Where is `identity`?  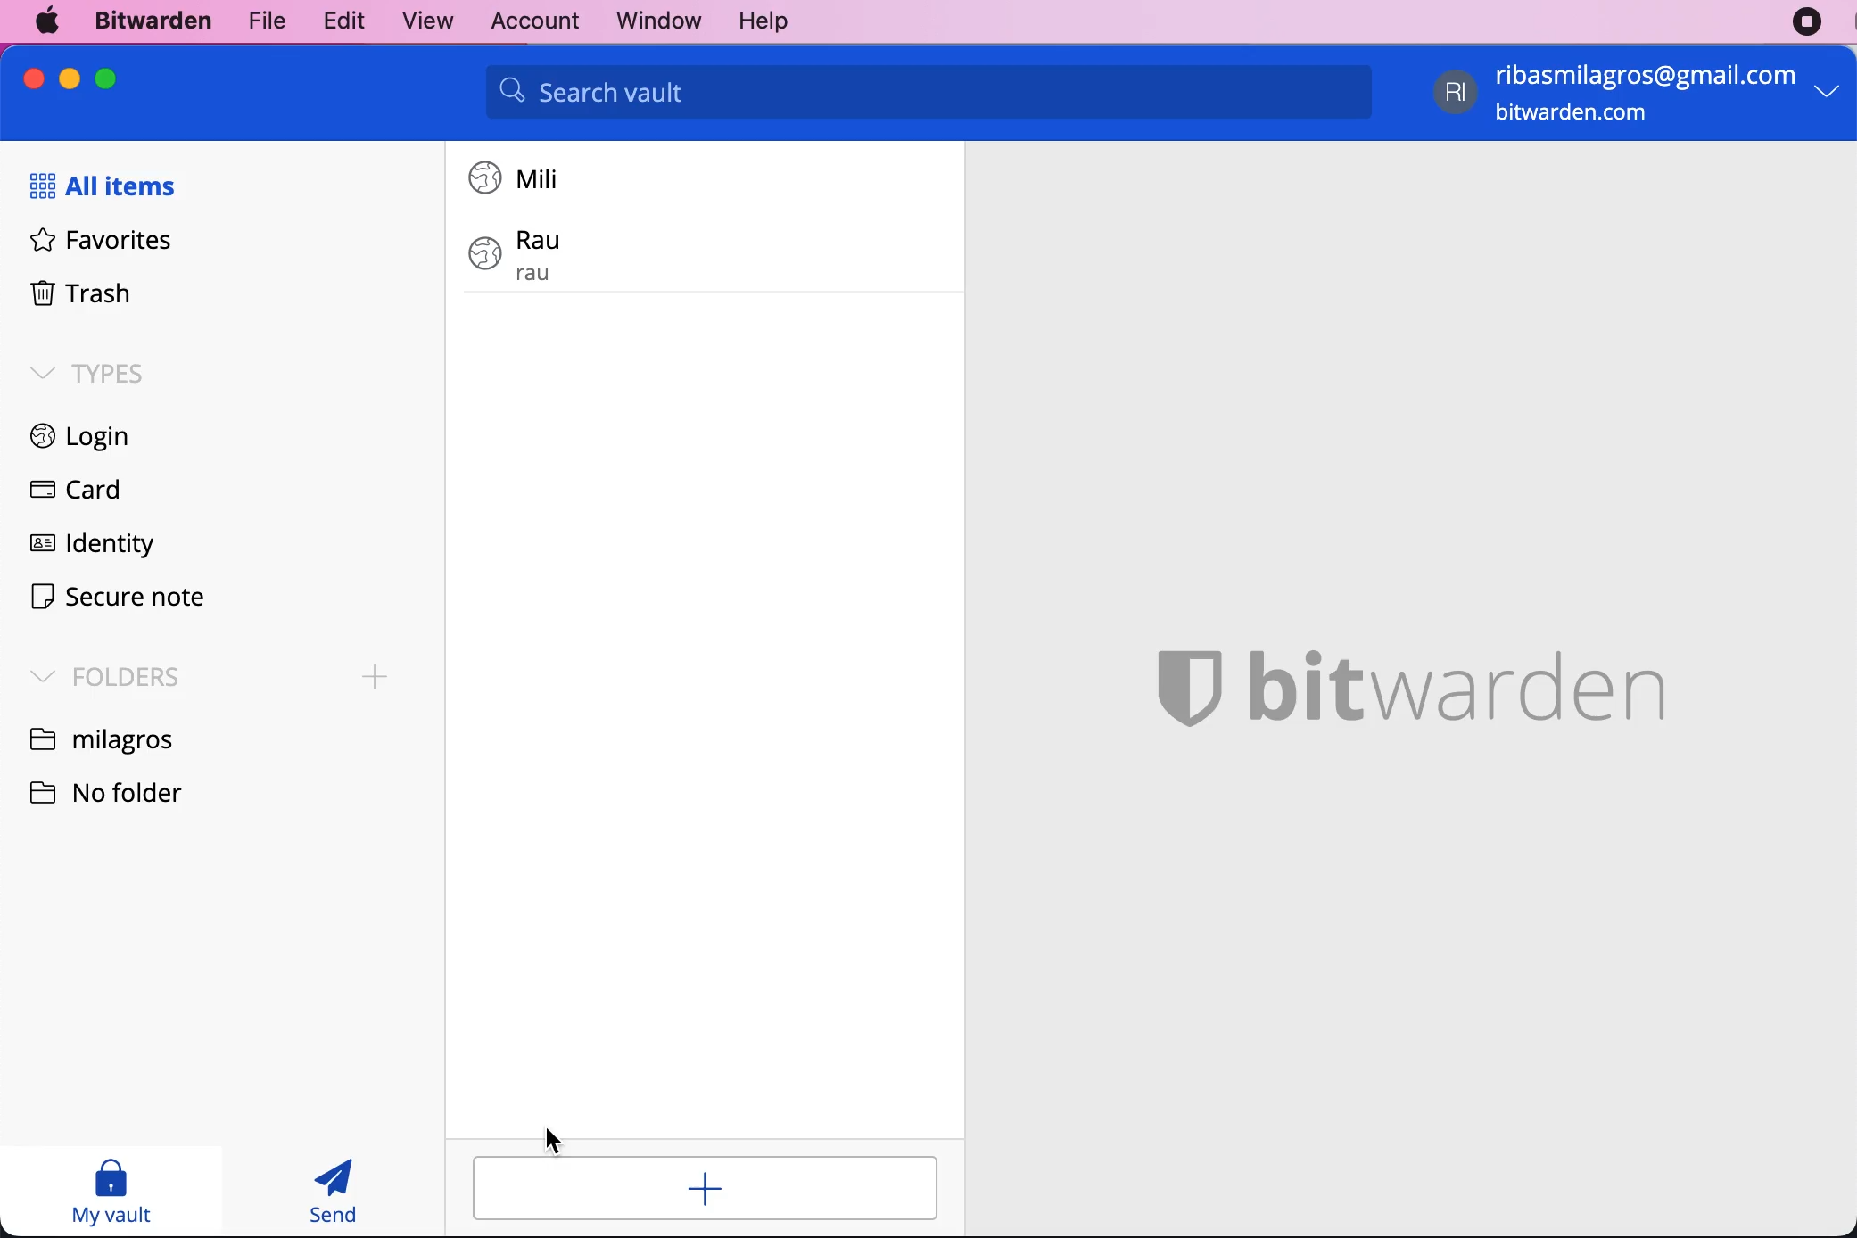 identity is located at coordinates (87, 548).